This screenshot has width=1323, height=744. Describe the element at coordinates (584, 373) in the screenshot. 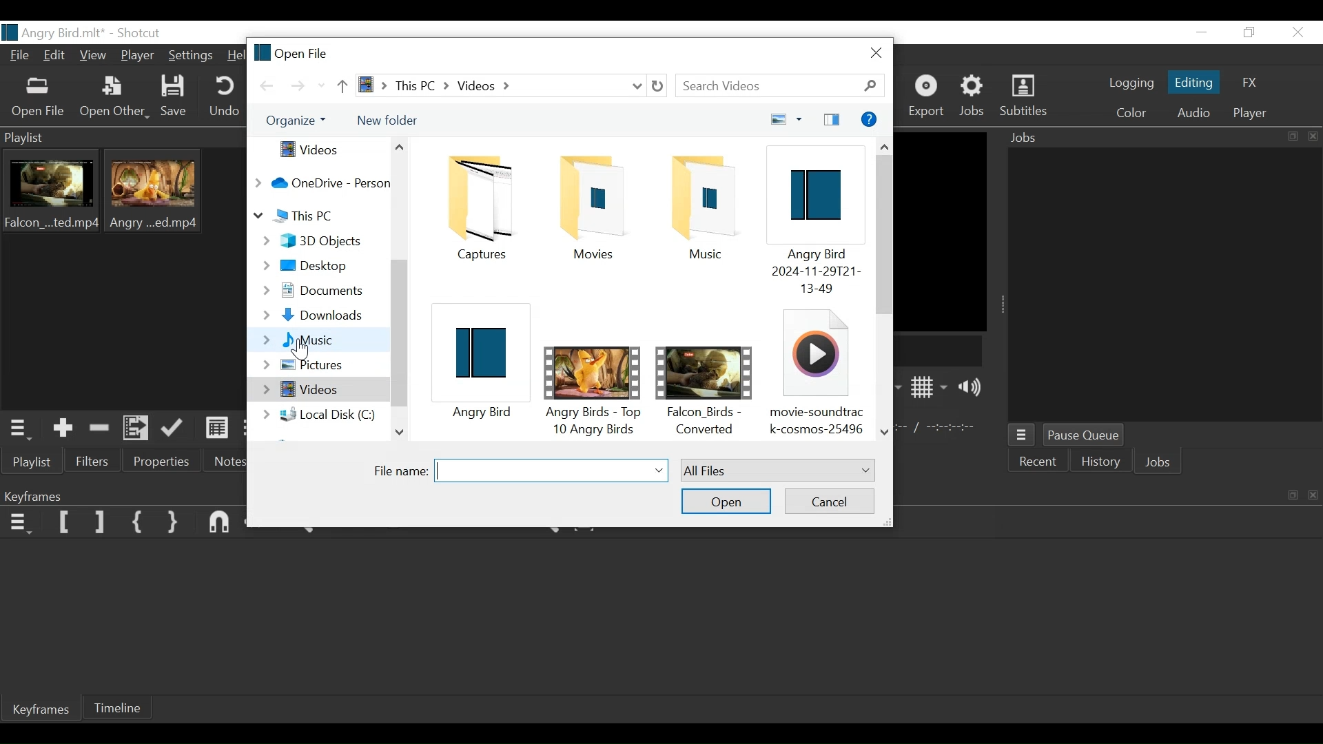

I see `Video File` at that location.